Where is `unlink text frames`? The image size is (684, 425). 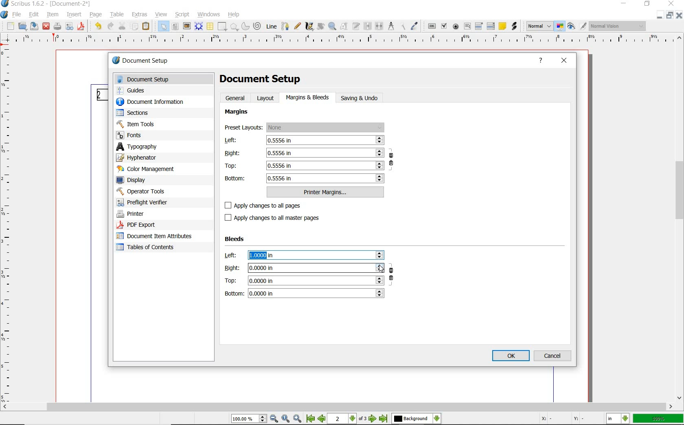 unlink text frames is located at coordinates (379, 26).